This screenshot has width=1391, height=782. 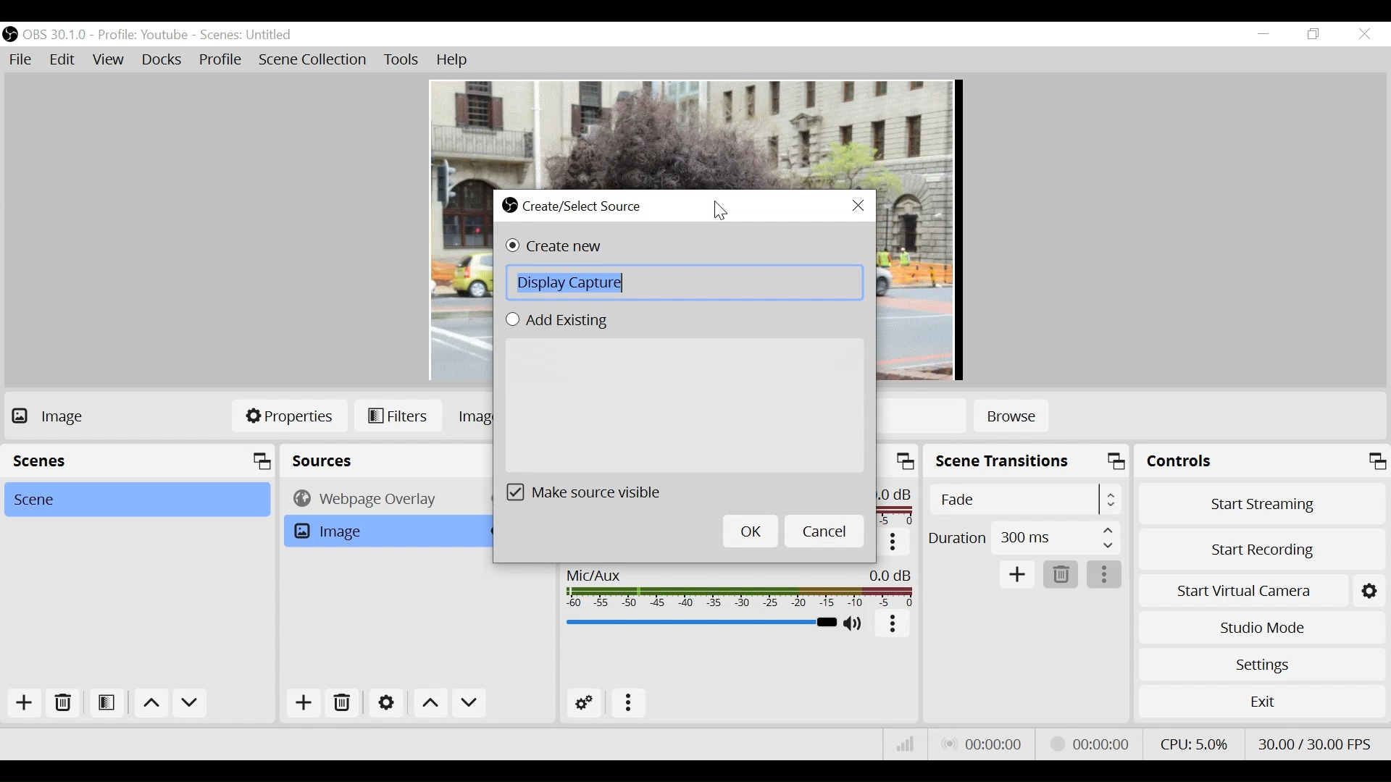 I want to click on OBS Version, so click(x=55, y=35).